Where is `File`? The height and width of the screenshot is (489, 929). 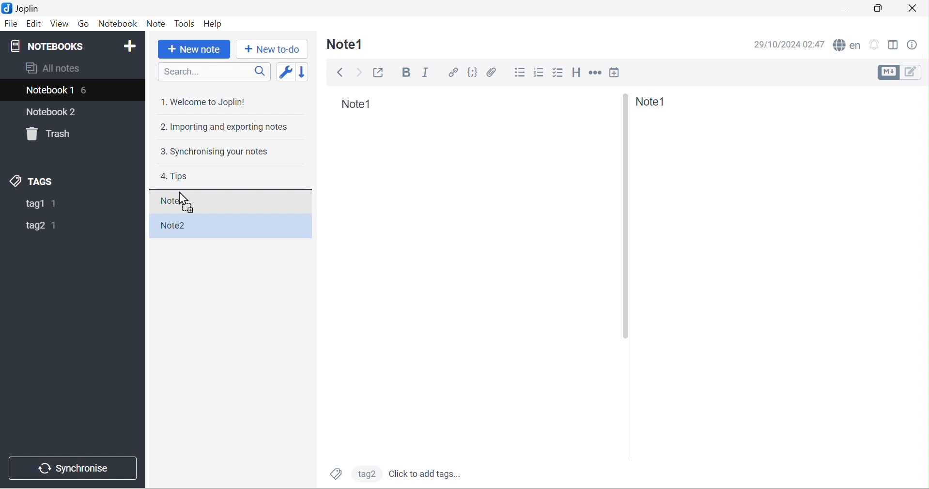
File is located at coordinates (11, 24).